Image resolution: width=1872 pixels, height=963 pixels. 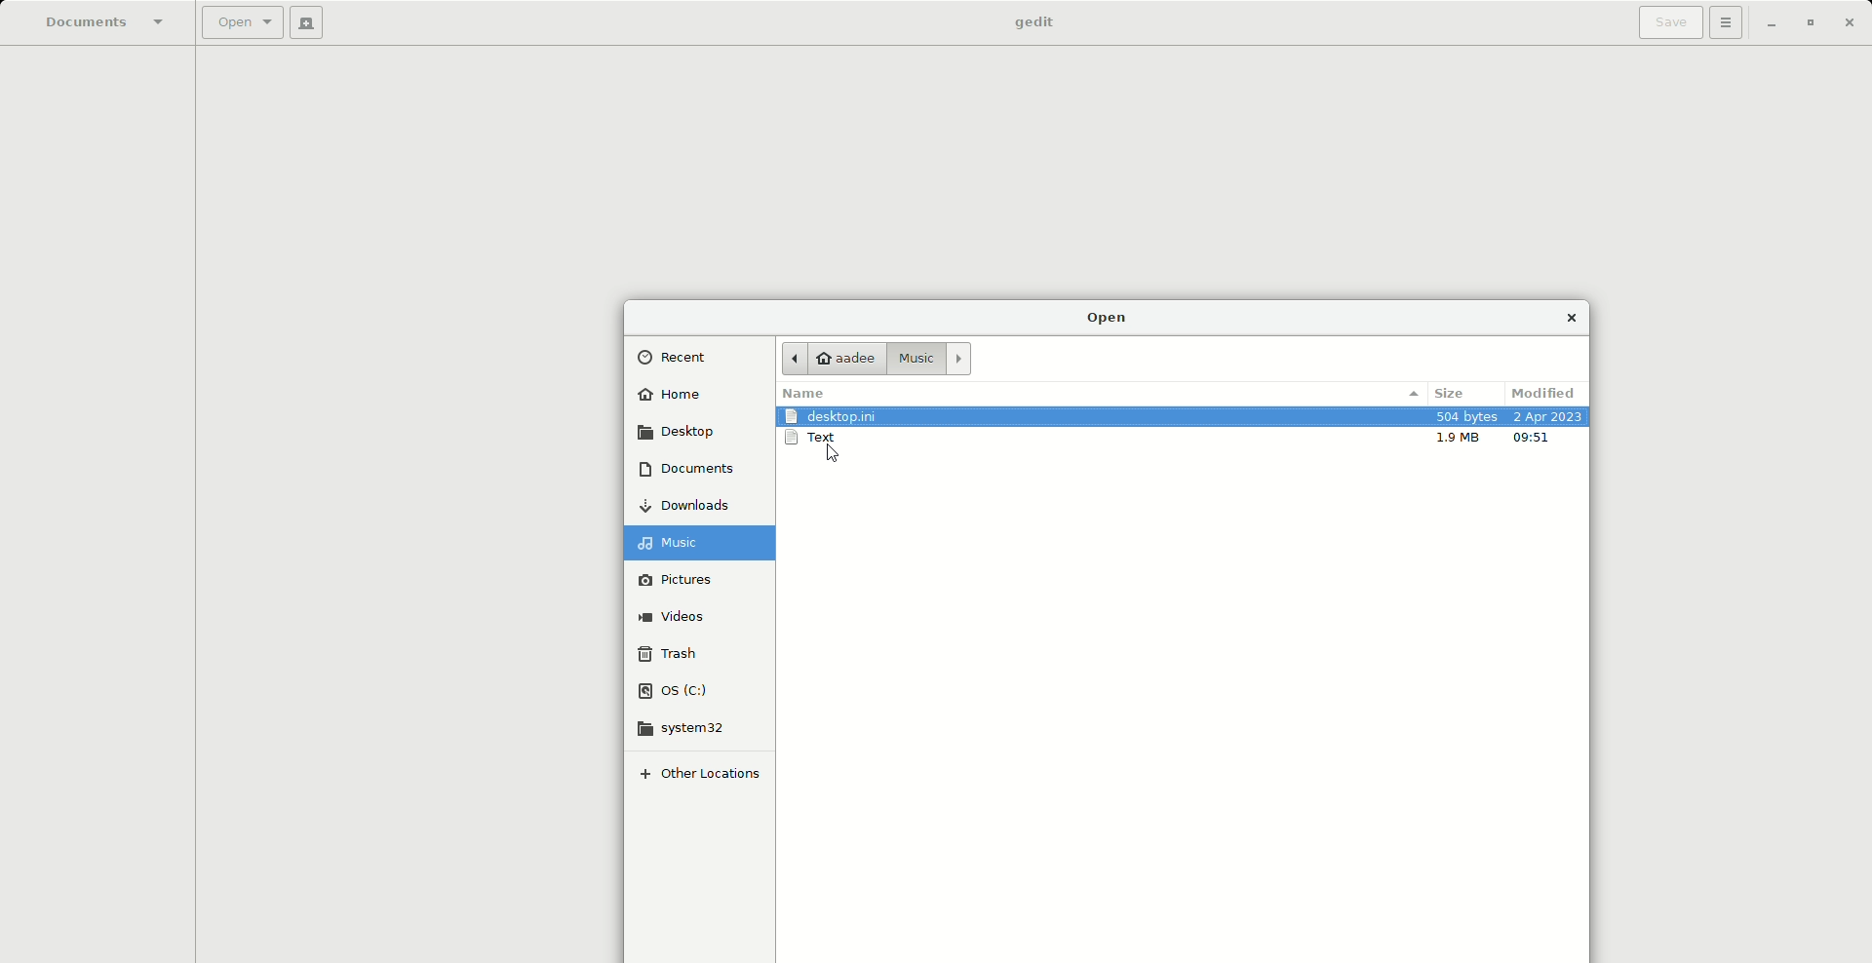 I want to click on Size, so click(x=1455, y=393).